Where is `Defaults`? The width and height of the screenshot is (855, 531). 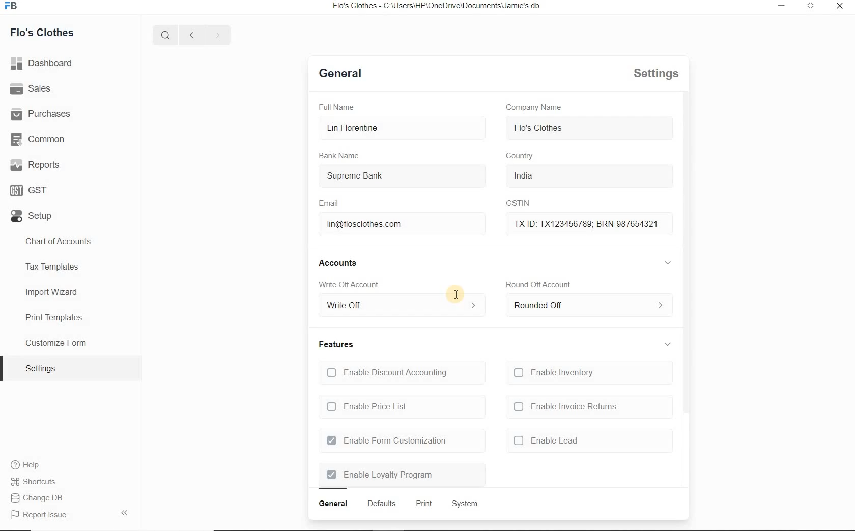
Defaults is located at coordinates (341, 72).